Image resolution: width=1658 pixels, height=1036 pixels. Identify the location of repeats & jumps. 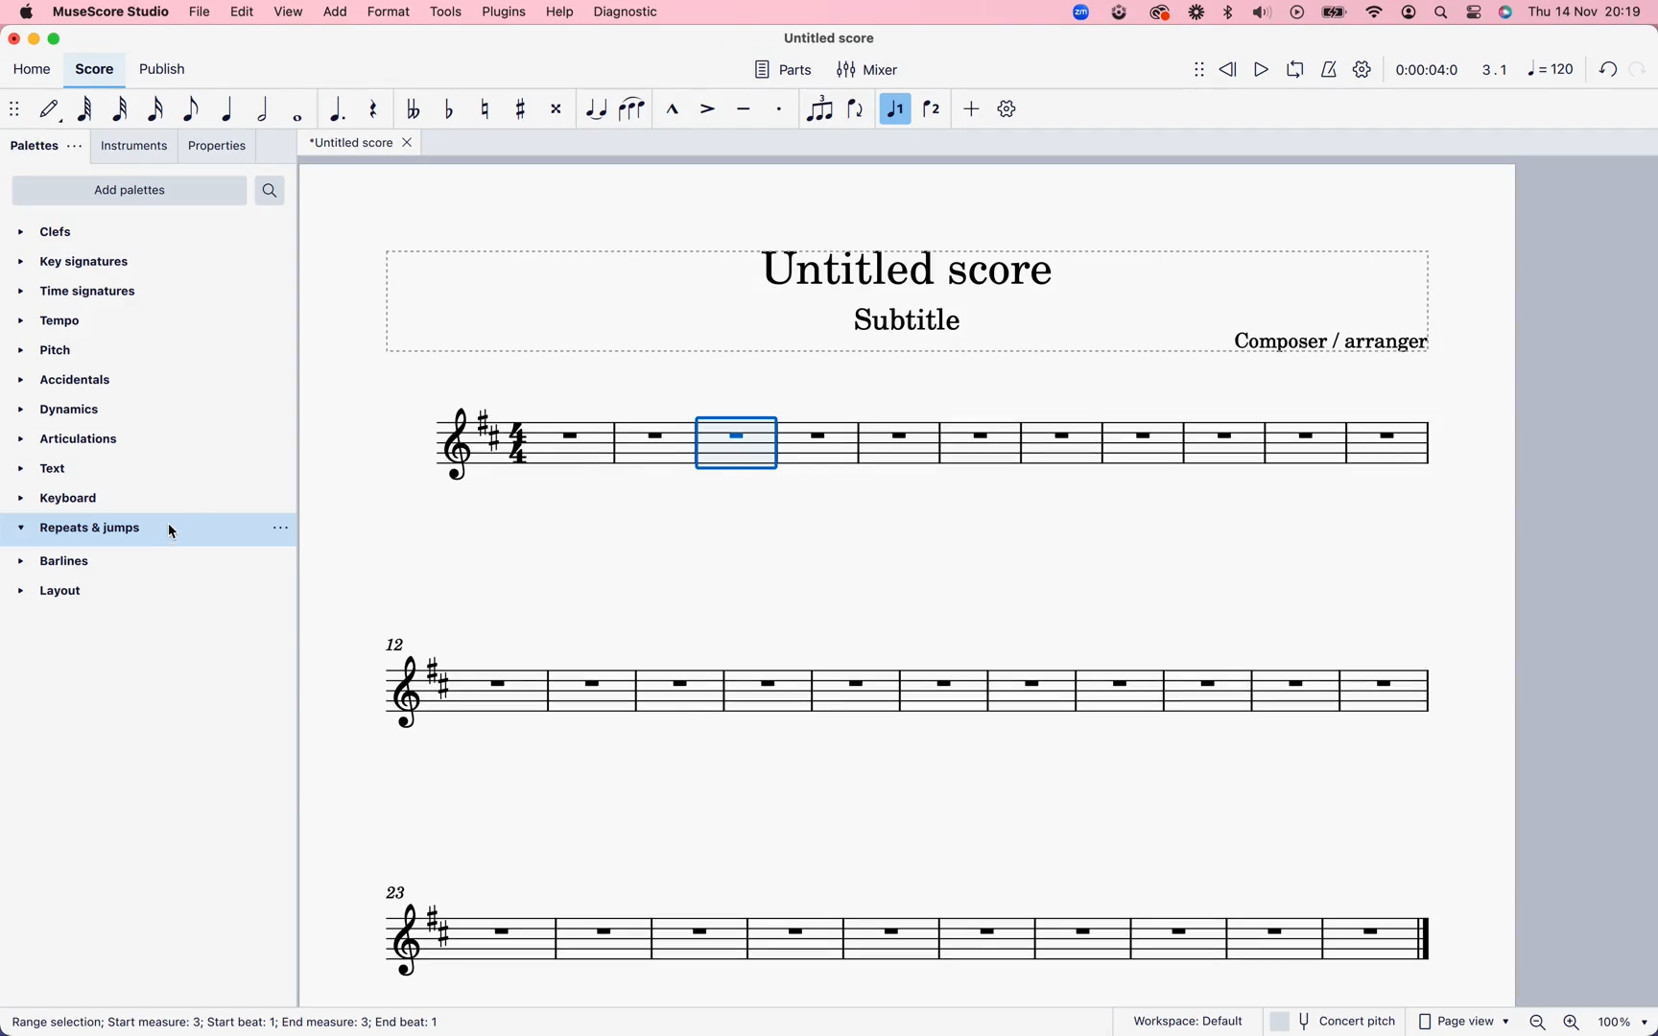
(91, 530).